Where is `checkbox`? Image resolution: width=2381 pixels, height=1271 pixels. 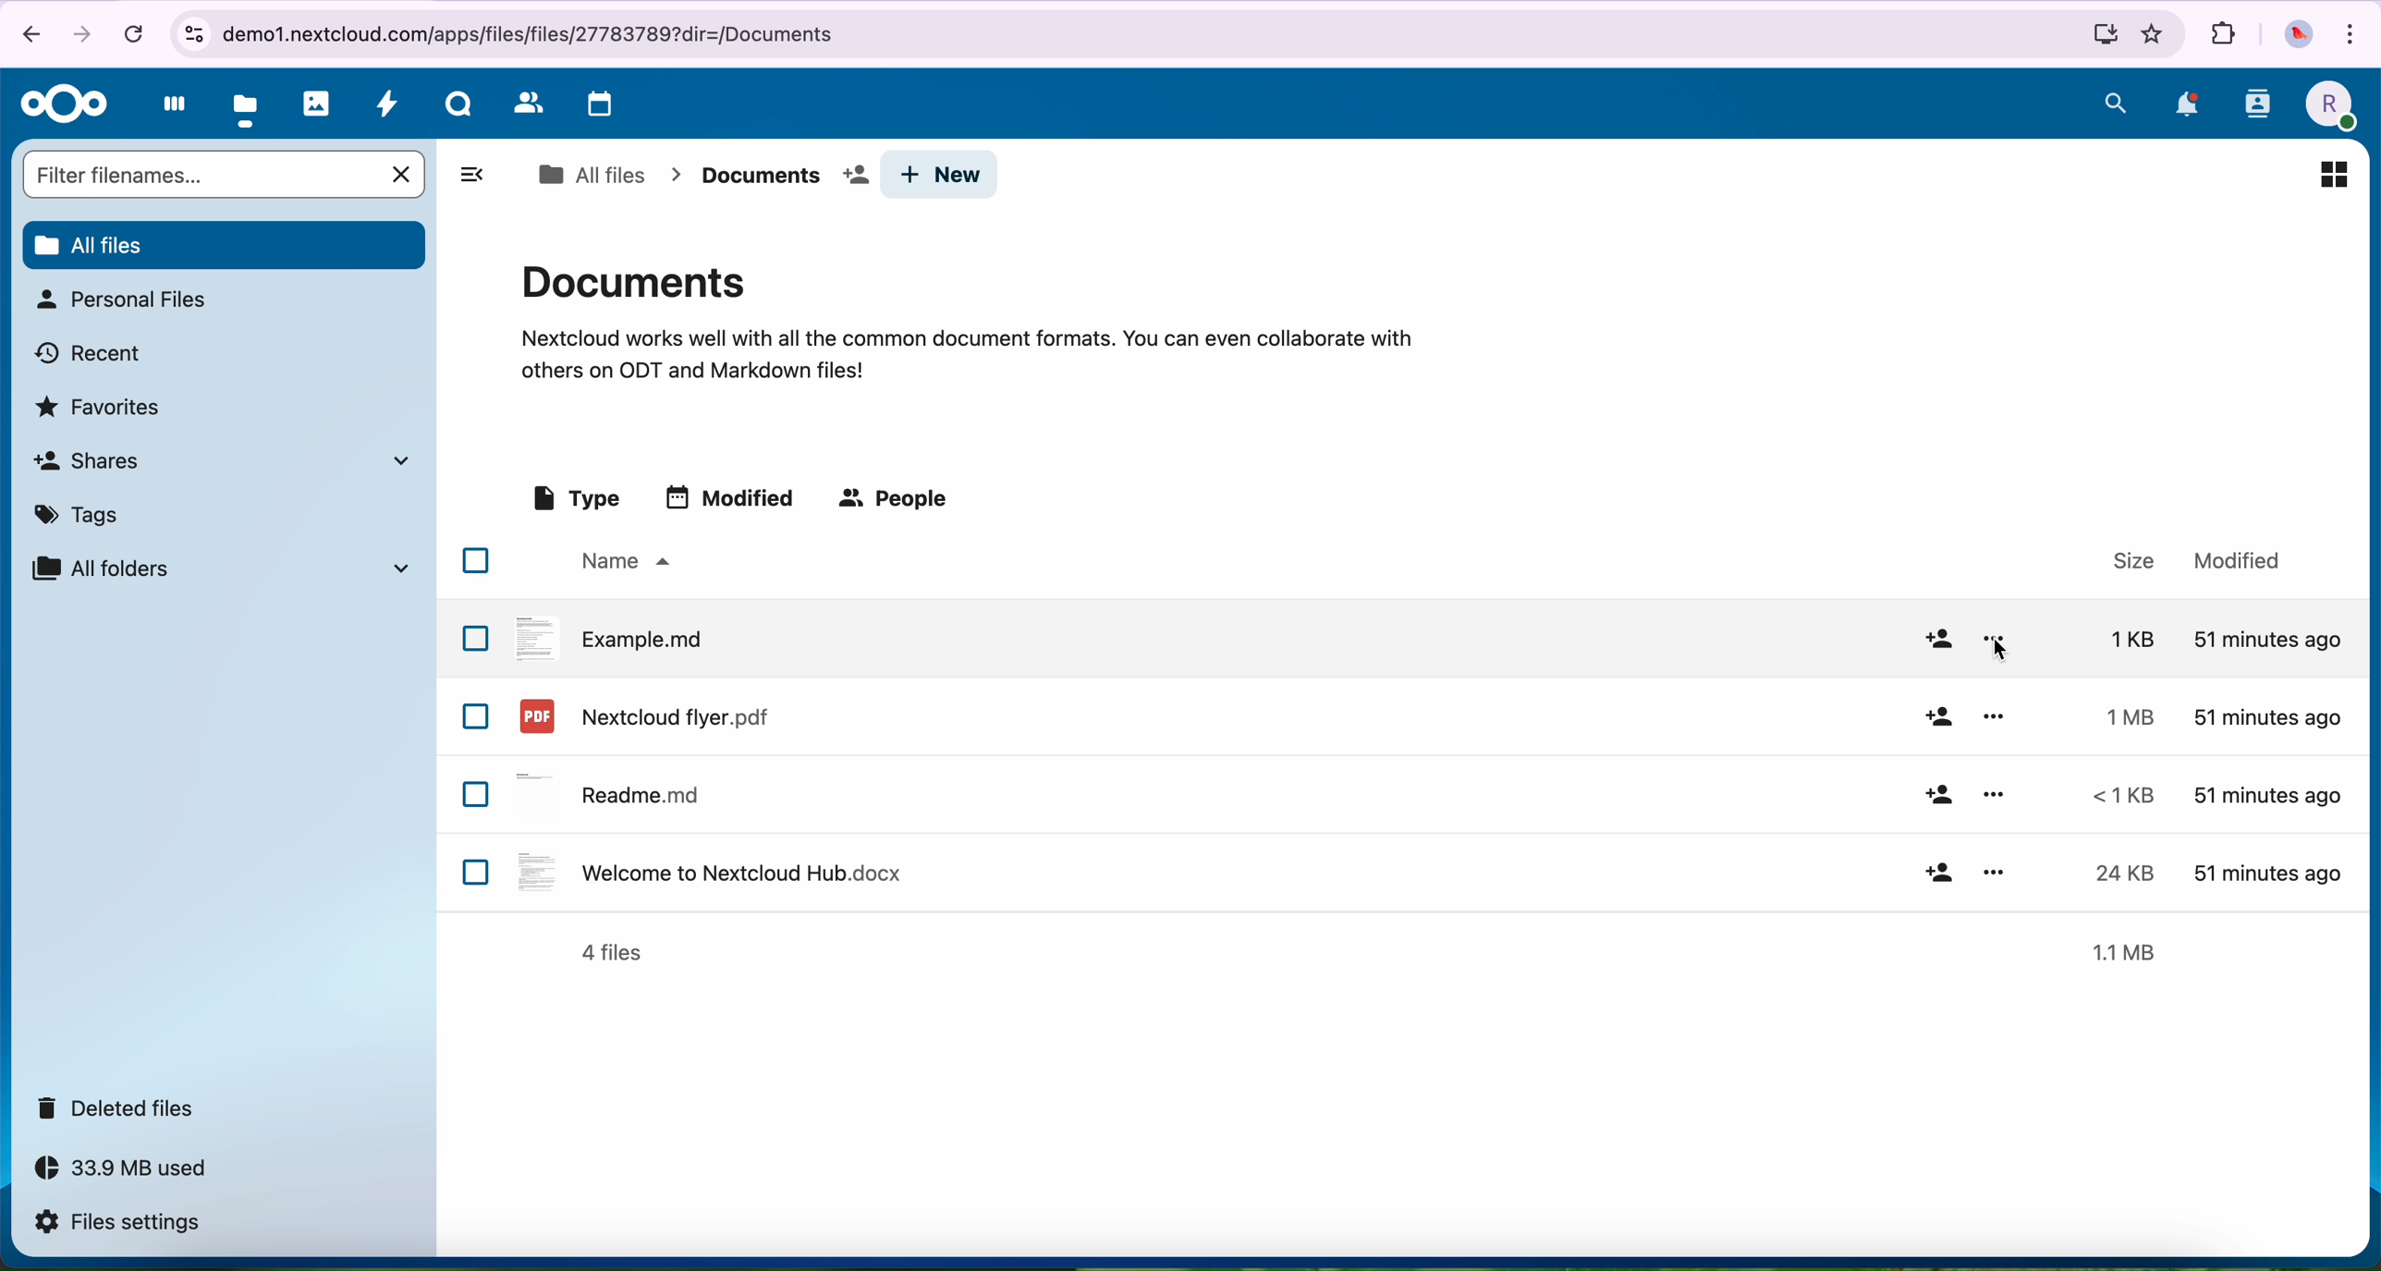 checkbox is located at coordinates (476, 560).